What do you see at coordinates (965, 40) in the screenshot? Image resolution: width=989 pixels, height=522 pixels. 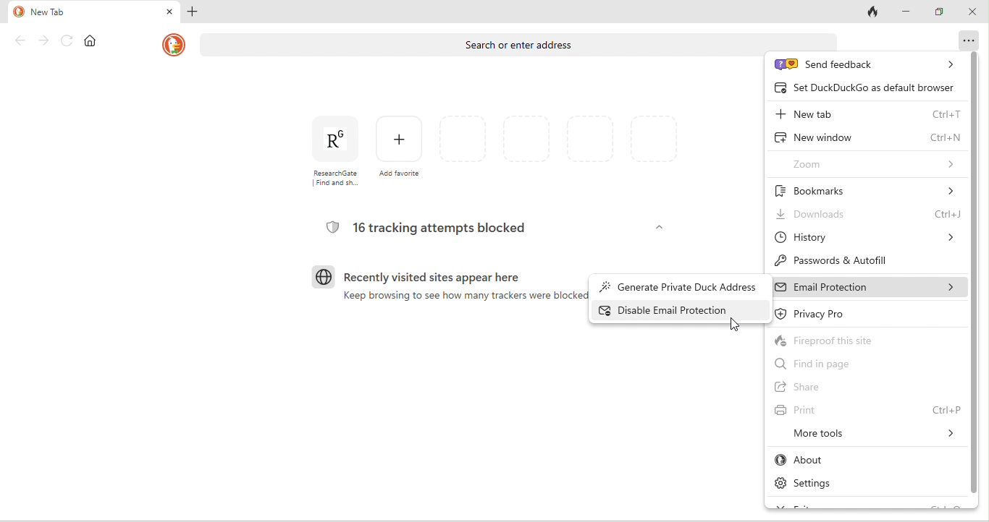 I see `options` at bounding box center [965, 40].